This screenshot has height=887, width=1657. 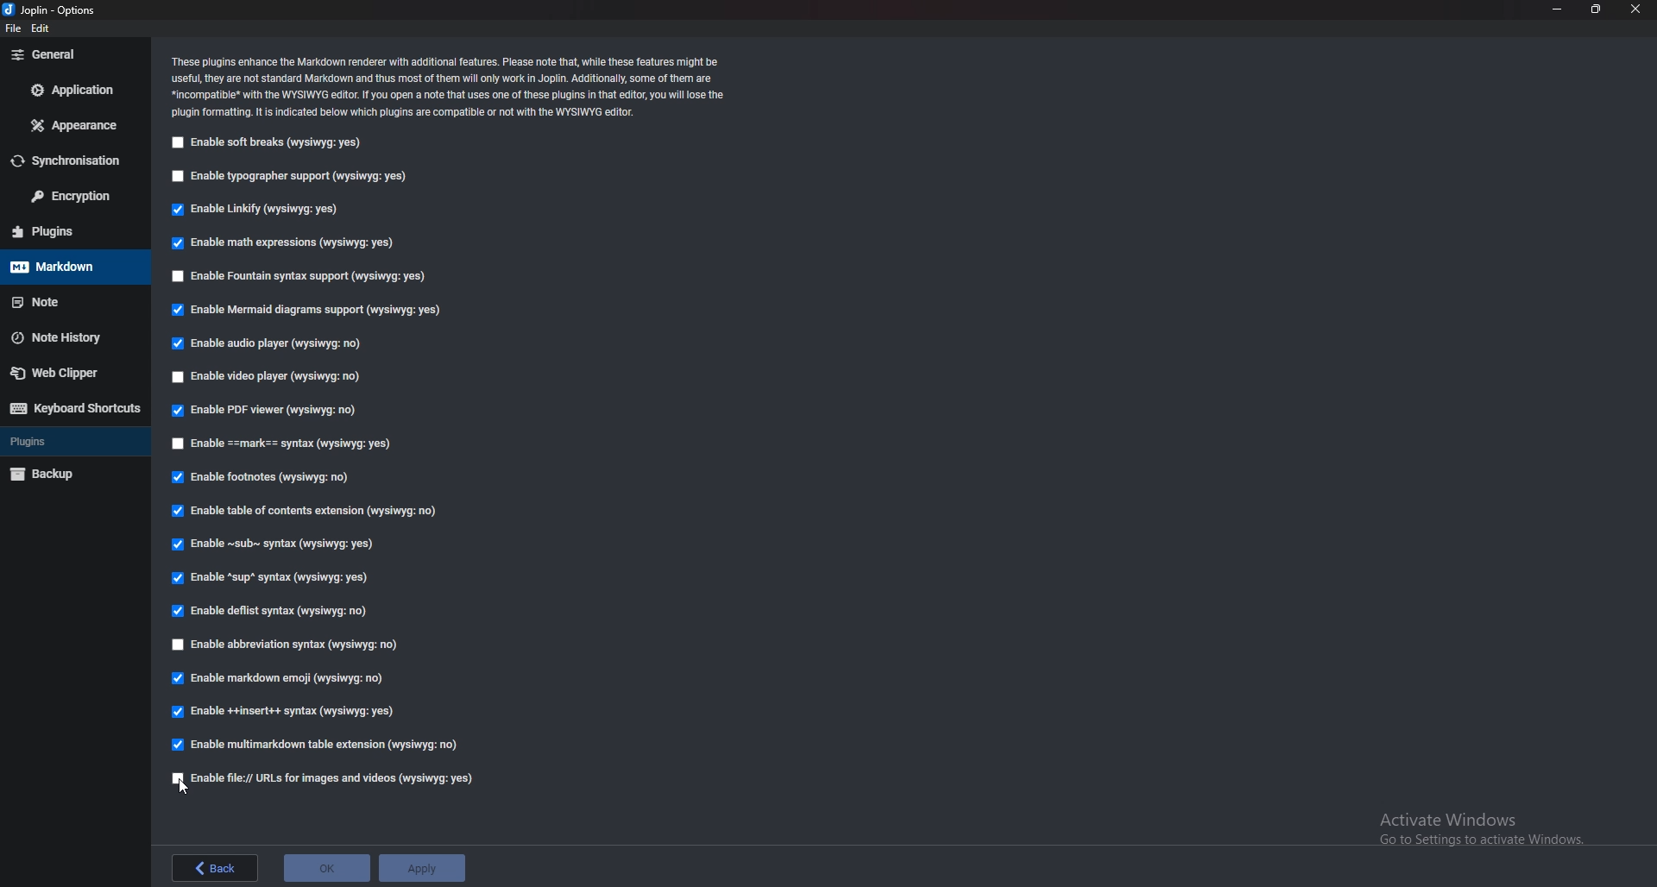 What do you see at coordinates (318, 743) in the screenshot?
I see `enable multi markdown table extension` at bounding box center [318, 743].